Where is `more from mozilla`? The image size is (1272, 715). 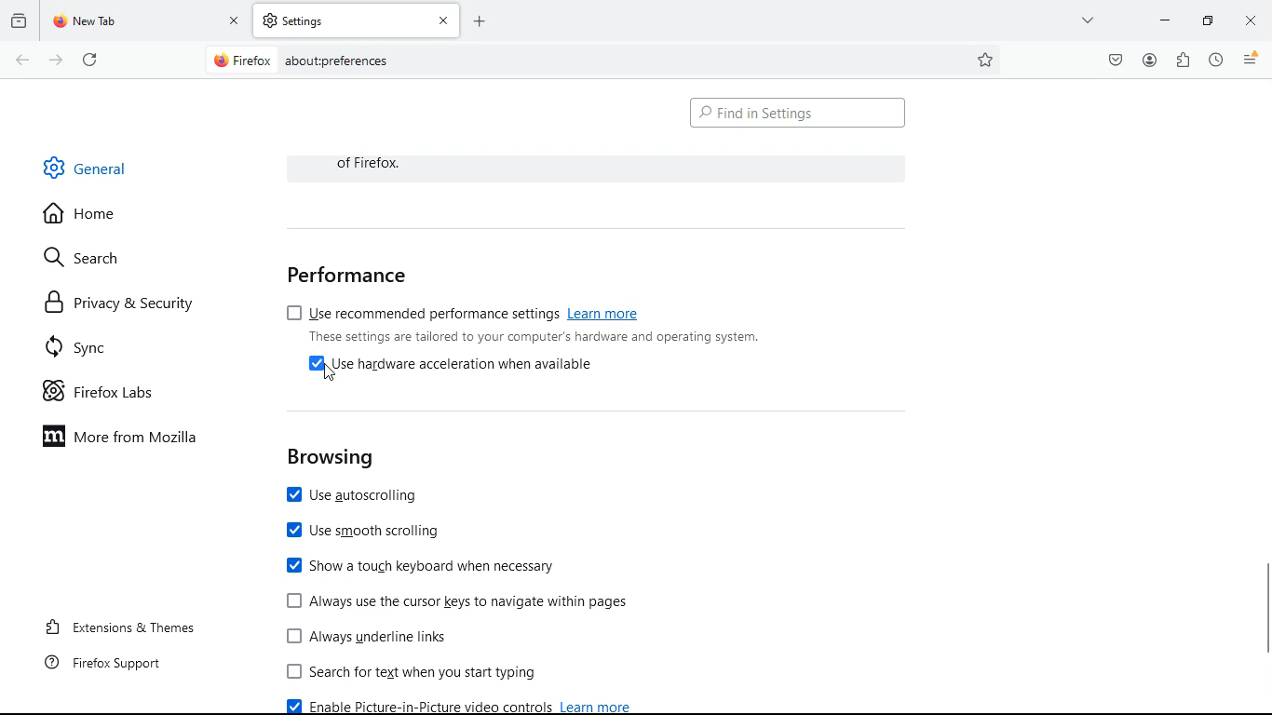
more from mozilla is located at coordinates (131, 439).